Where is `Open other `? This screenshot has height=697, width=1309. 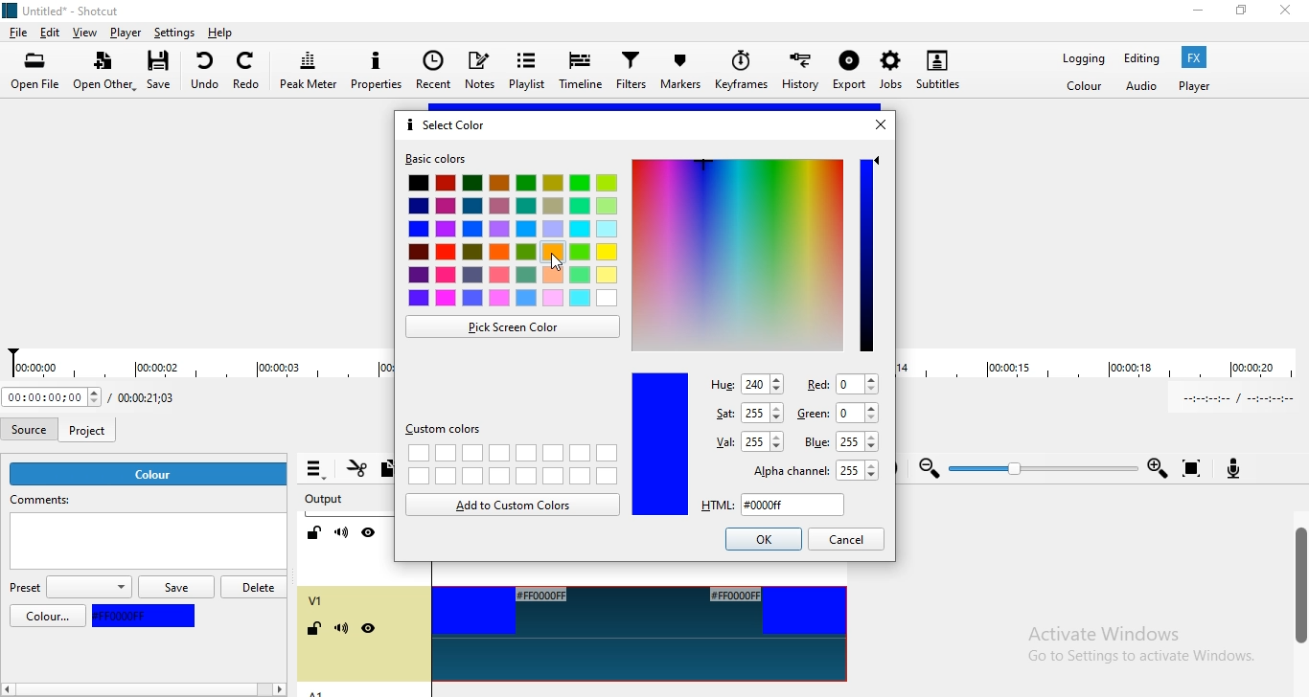 Open other  is located at coordinates (102, 72).